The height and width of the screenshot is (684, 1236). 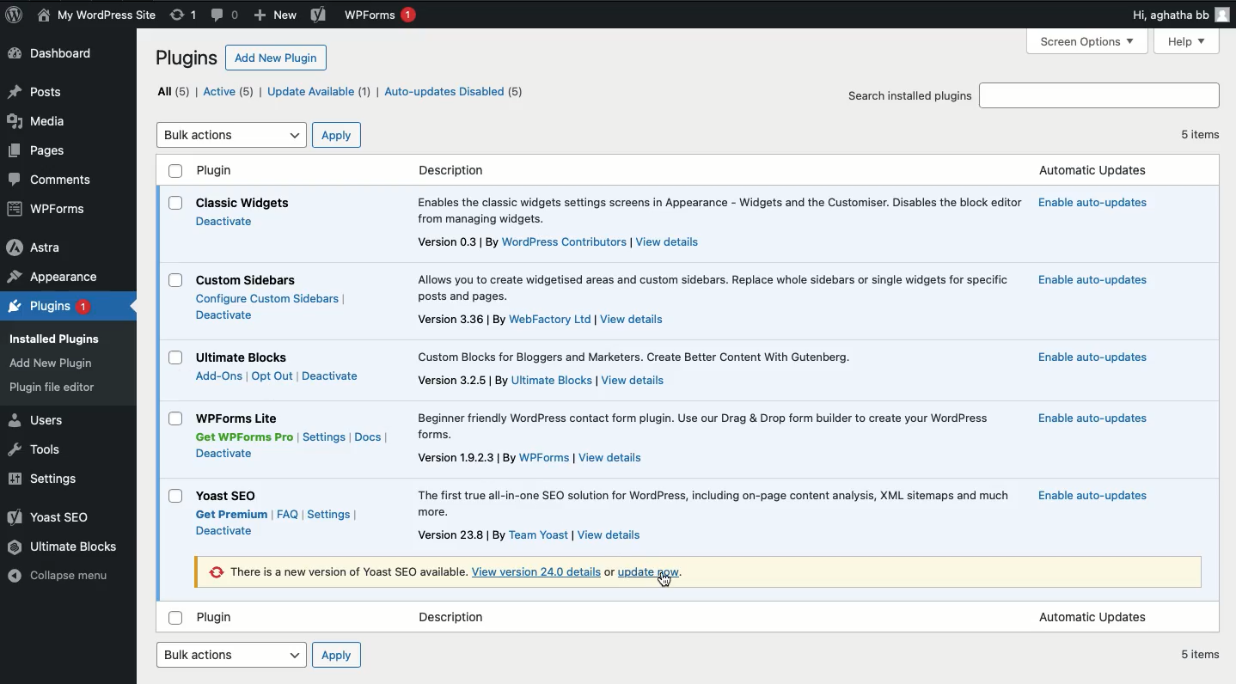 What do you see at coordinates (278, 15) in the screenshot?
I see `New` at bounding box center [278, 15].